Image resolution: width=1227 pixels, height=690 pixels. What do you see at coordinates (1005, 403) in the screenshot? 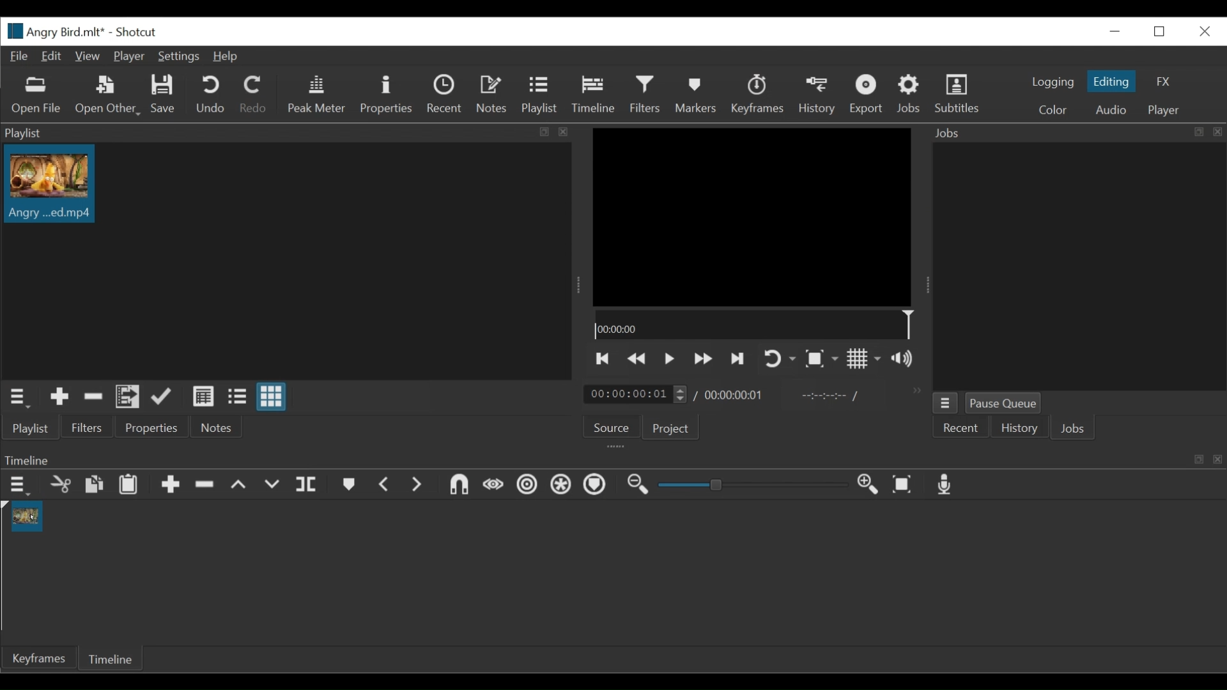
I see `Pause Queue` at bounding box center [1005, 403].